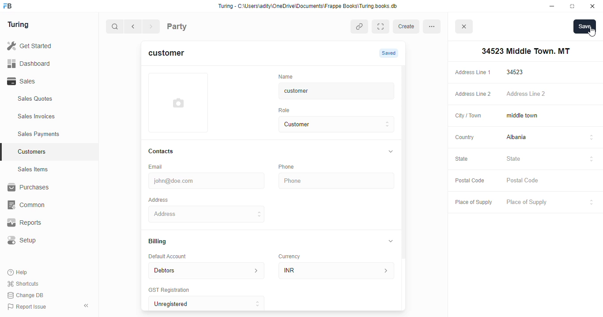 Image resolution: width=603 pixels, height=317 pixels. What do you see at coordinates (551, 72) in the screenshot?
I see `34523` at bounding box center [551, 72].